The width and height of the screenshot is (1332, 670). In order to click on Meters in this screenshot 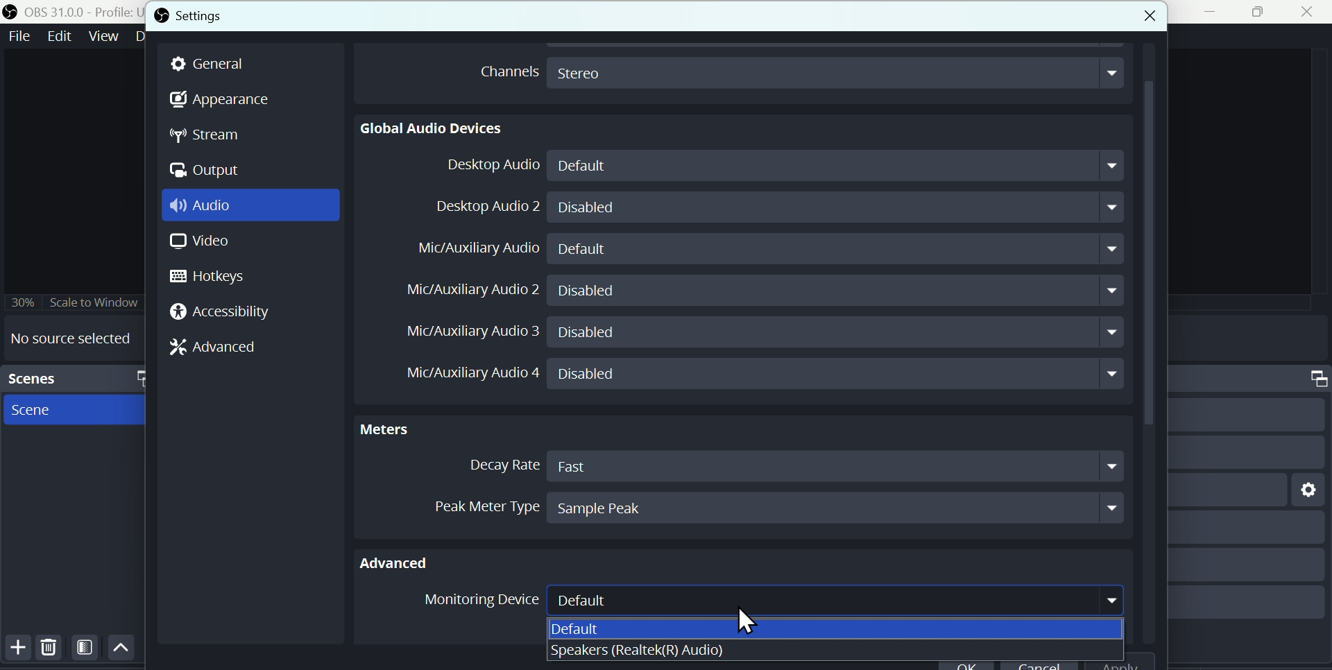, I will do `click(395, 427)`.